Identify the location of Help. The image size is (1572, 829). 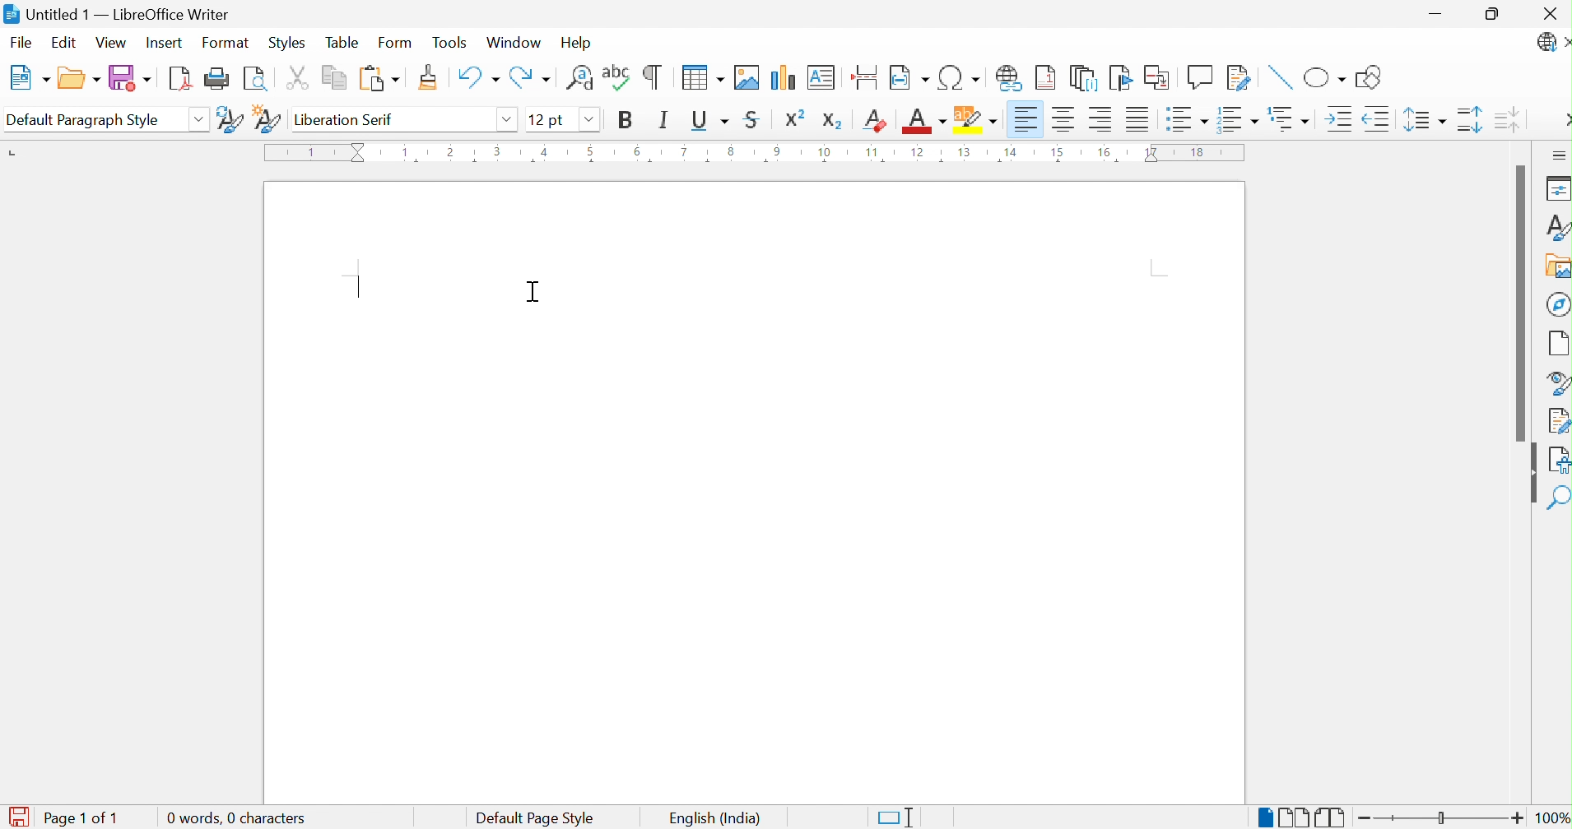
(575, 44).